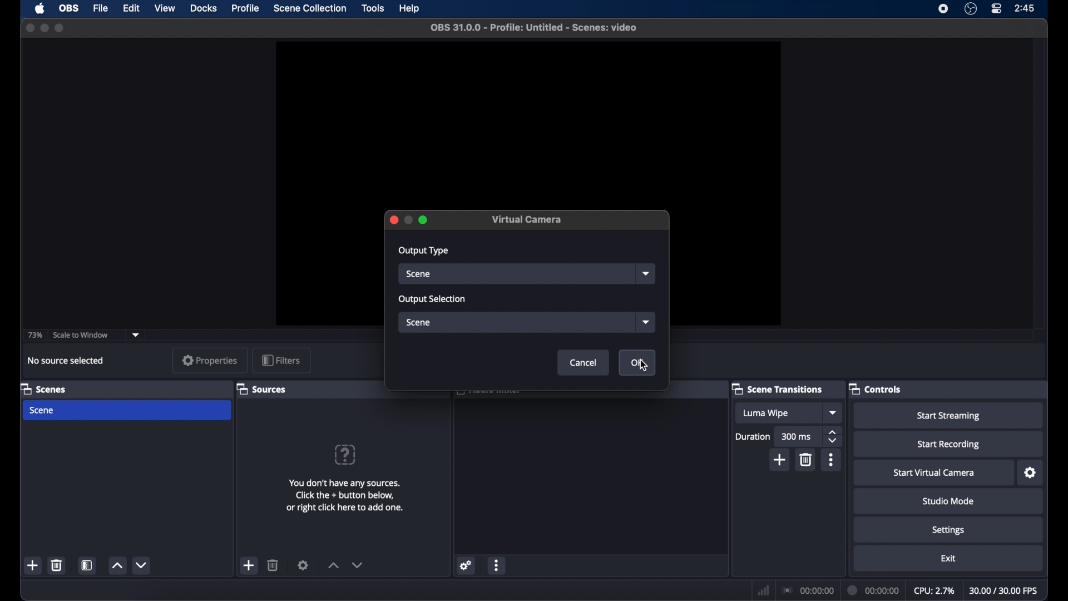  What do you see at coordinates (798, 437) in the screenshot?
I see `300 ms` at bounding box center [798, 437].